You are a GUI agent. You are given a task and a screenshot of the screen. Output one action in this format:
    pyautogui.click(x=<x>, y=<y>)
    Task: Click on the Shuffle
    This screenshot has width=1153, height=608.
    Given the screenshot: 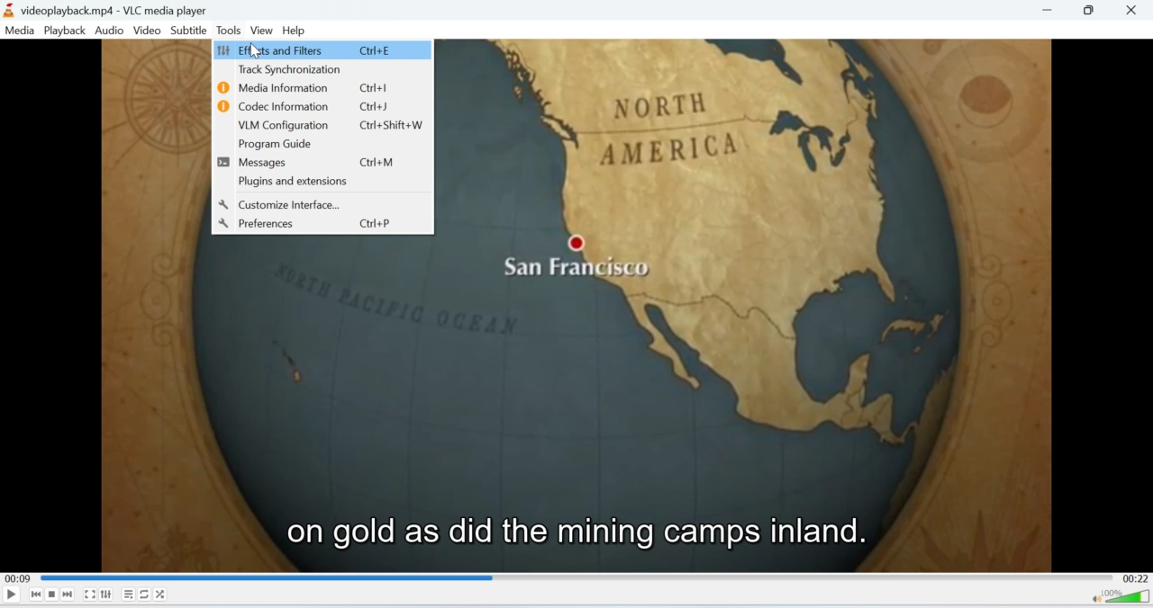 What is the action you would take?
    pyautogui.click(x=160, y=595)
    